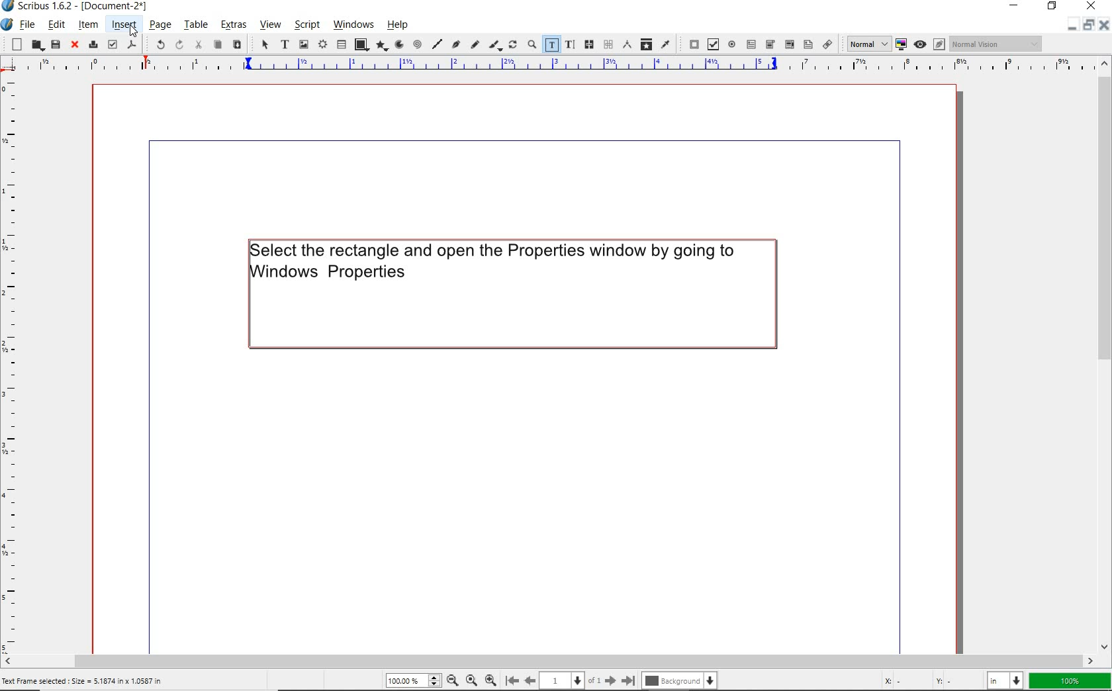 The height and width of the screenshot is (691, 1112). Describe the element at coordinates (124, 24) in the screenshot. I see `insert` at that location.